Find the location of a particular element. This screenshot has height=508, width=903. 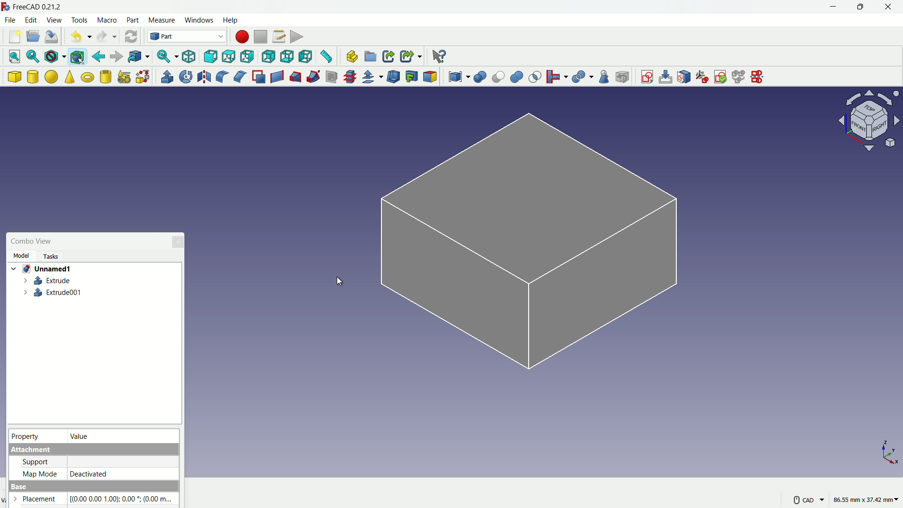

cross section is located at coordinates (352, 76).